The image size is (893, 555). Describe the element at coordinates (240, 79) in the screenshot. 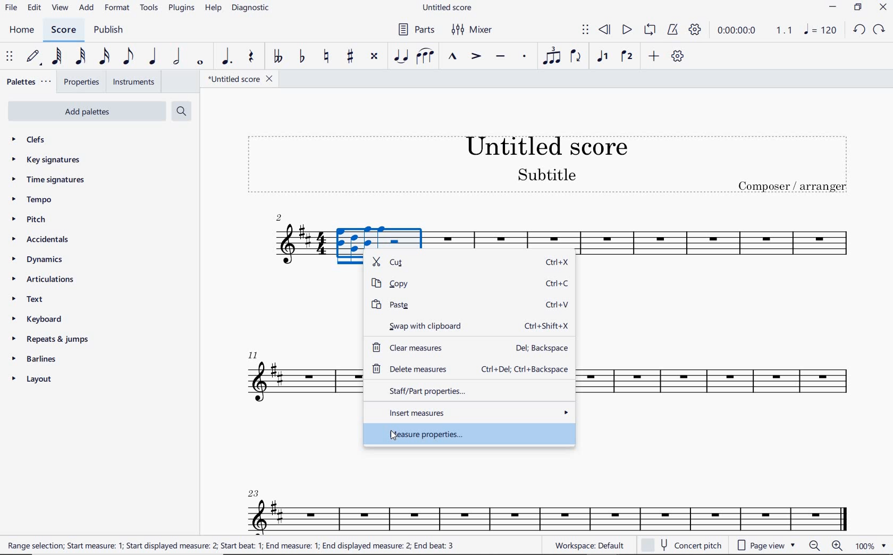

I see `FILE NAME` at that location.